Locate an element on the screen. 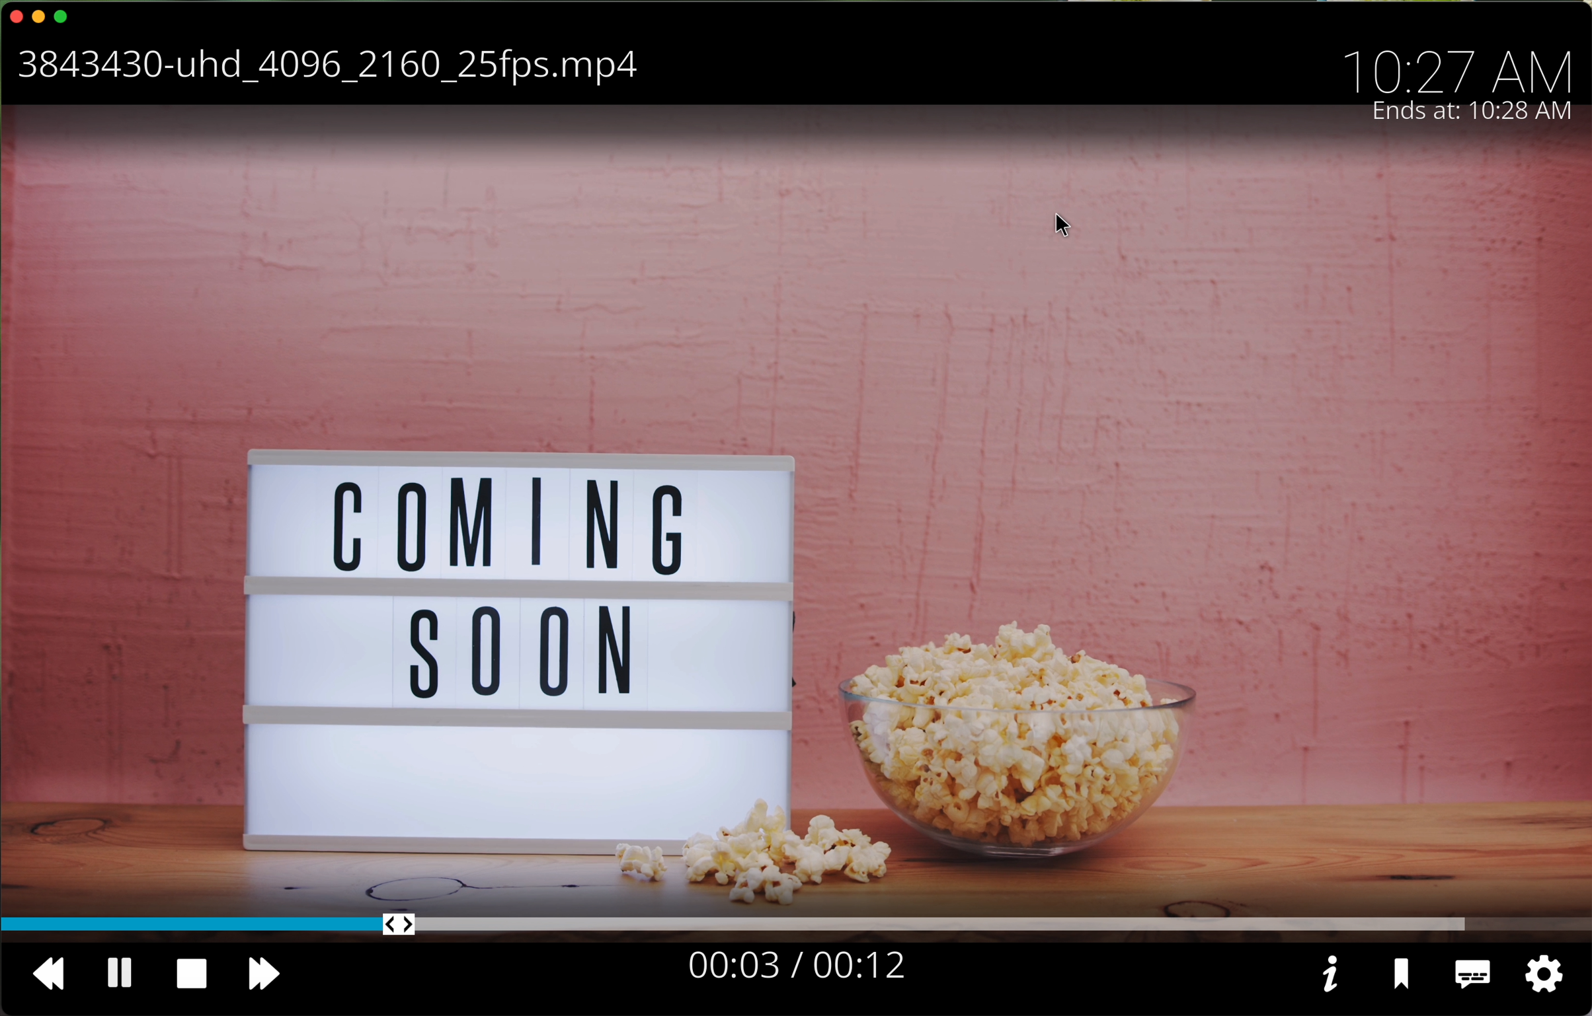 Image resolution: width=1592 pixels, height=1016 pixels. settings is located at coordinates (1545, 974).